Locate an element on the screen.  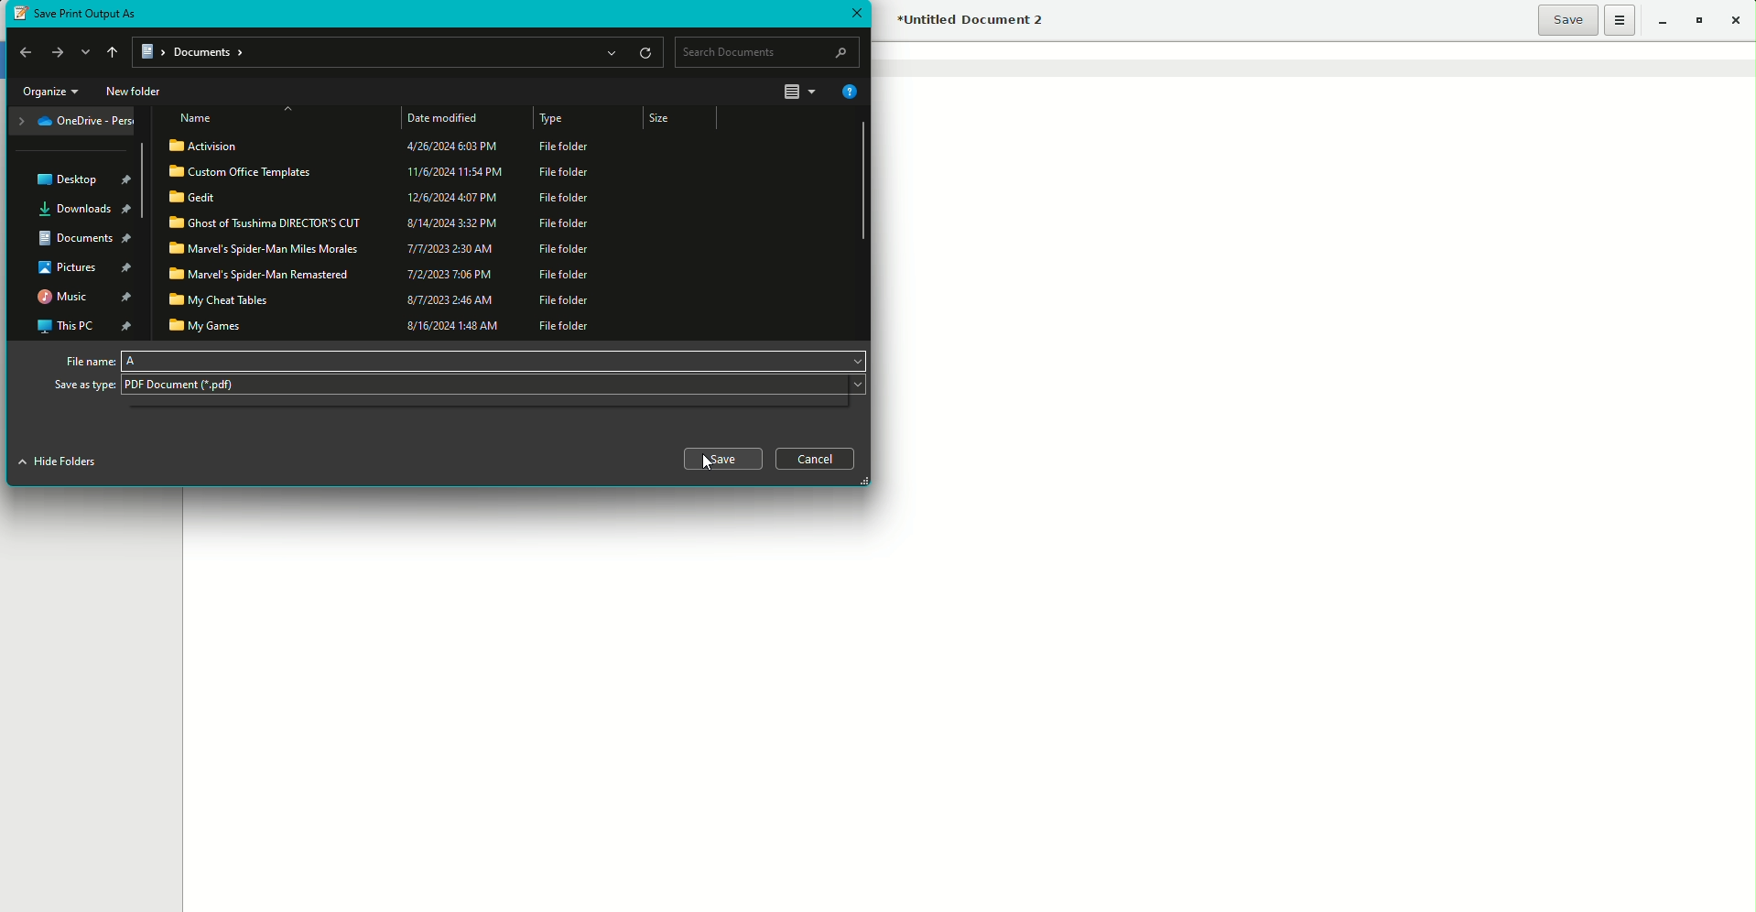
Music is located at coordinates (86, 297).